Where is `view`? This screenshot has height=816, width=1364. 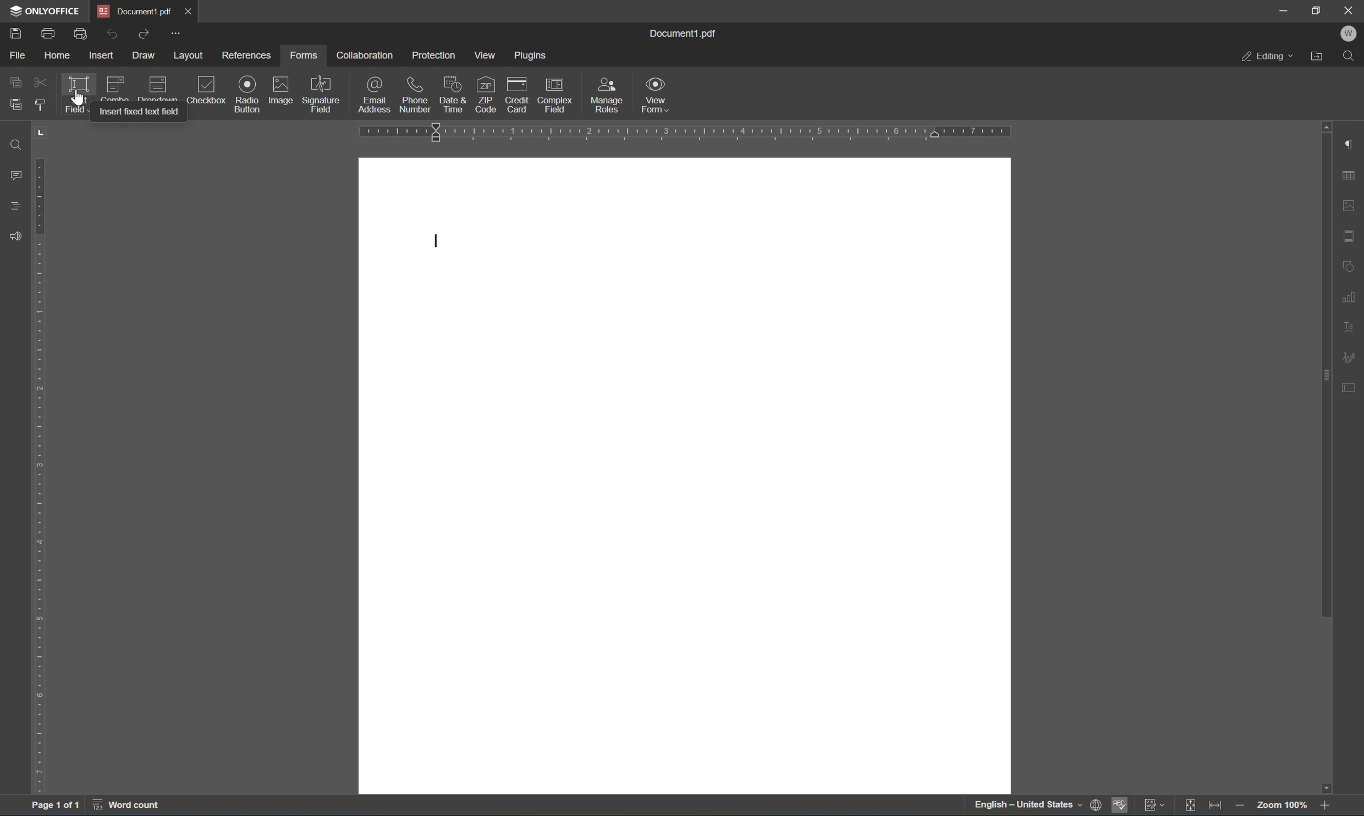 view is located at coordinates (483, 53).